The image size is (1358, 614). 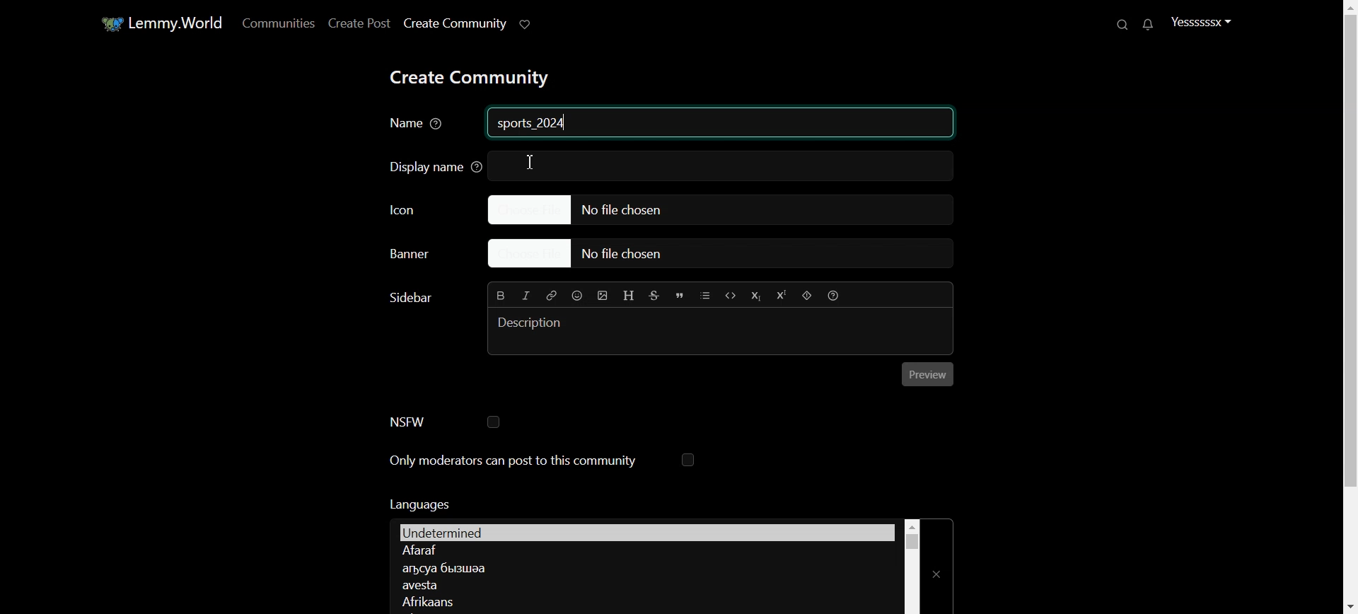 I want to click on Choose file, so click(x=719, y=209).